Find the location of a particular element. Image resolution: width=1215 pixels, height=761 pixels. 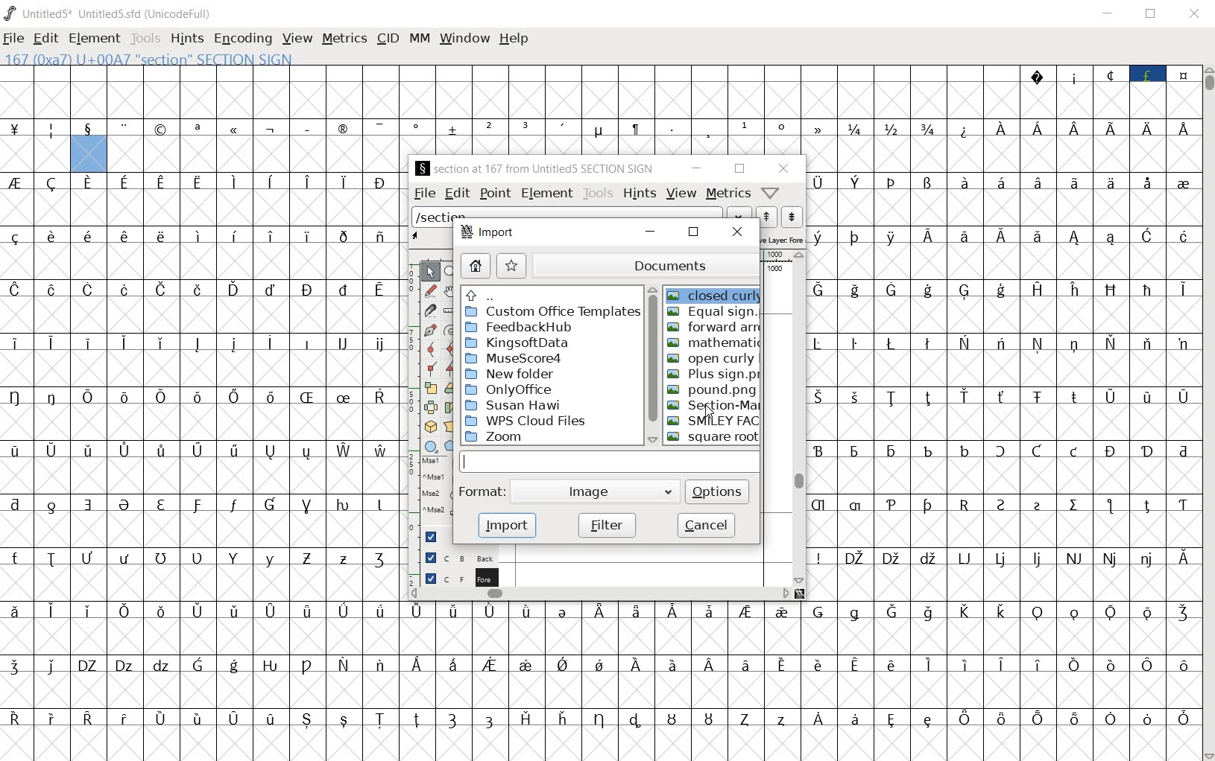

show the next word on the list is located at coordinates (769, 217).